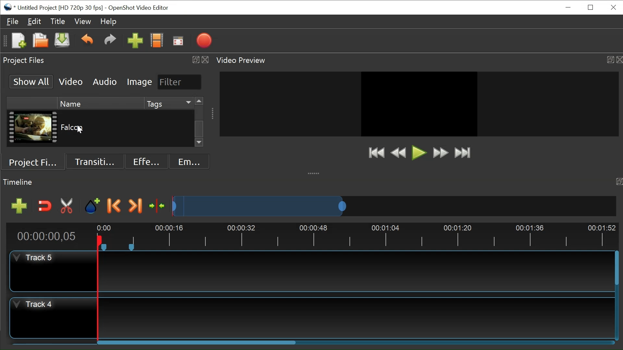  I want to click on Fullscreen, so click(178, 41).